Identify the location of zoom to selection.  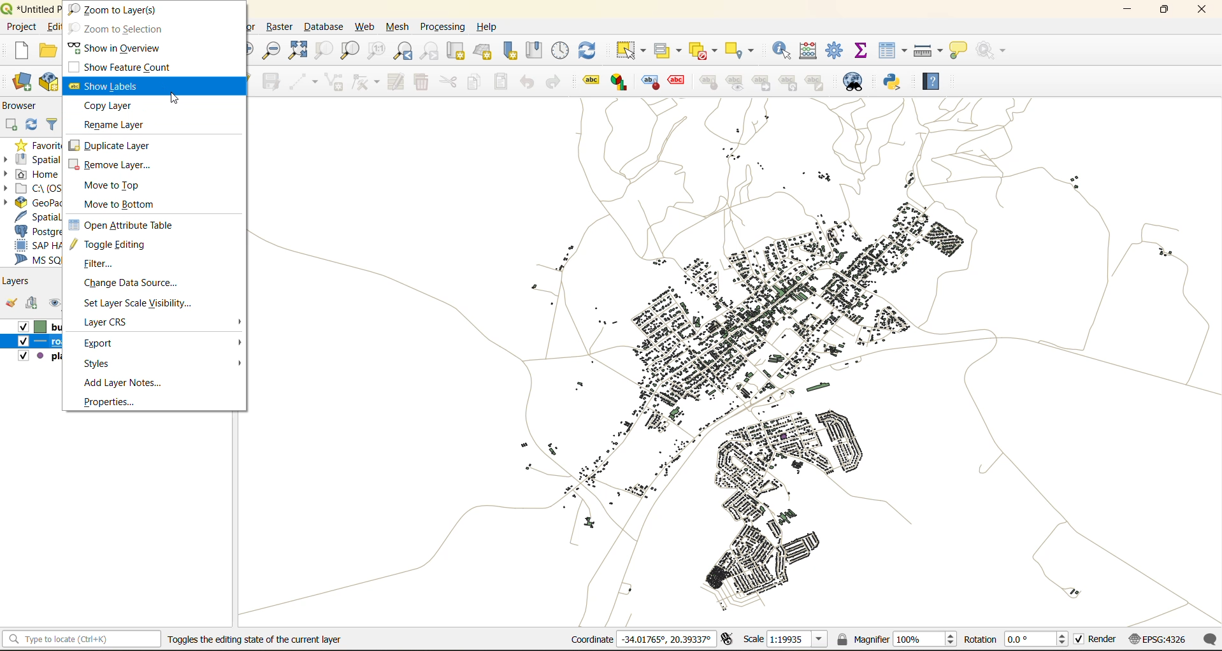
(119, 29).